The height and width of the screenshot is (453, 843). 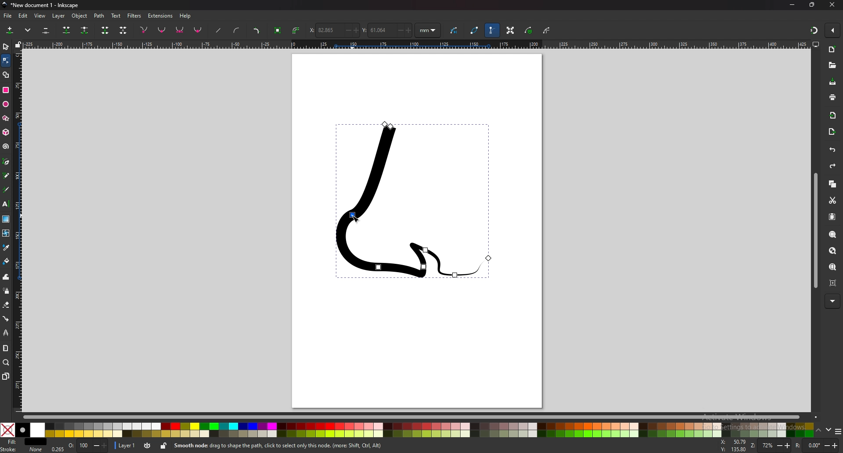 I want to click on eraser, so click(x=7, y=304).